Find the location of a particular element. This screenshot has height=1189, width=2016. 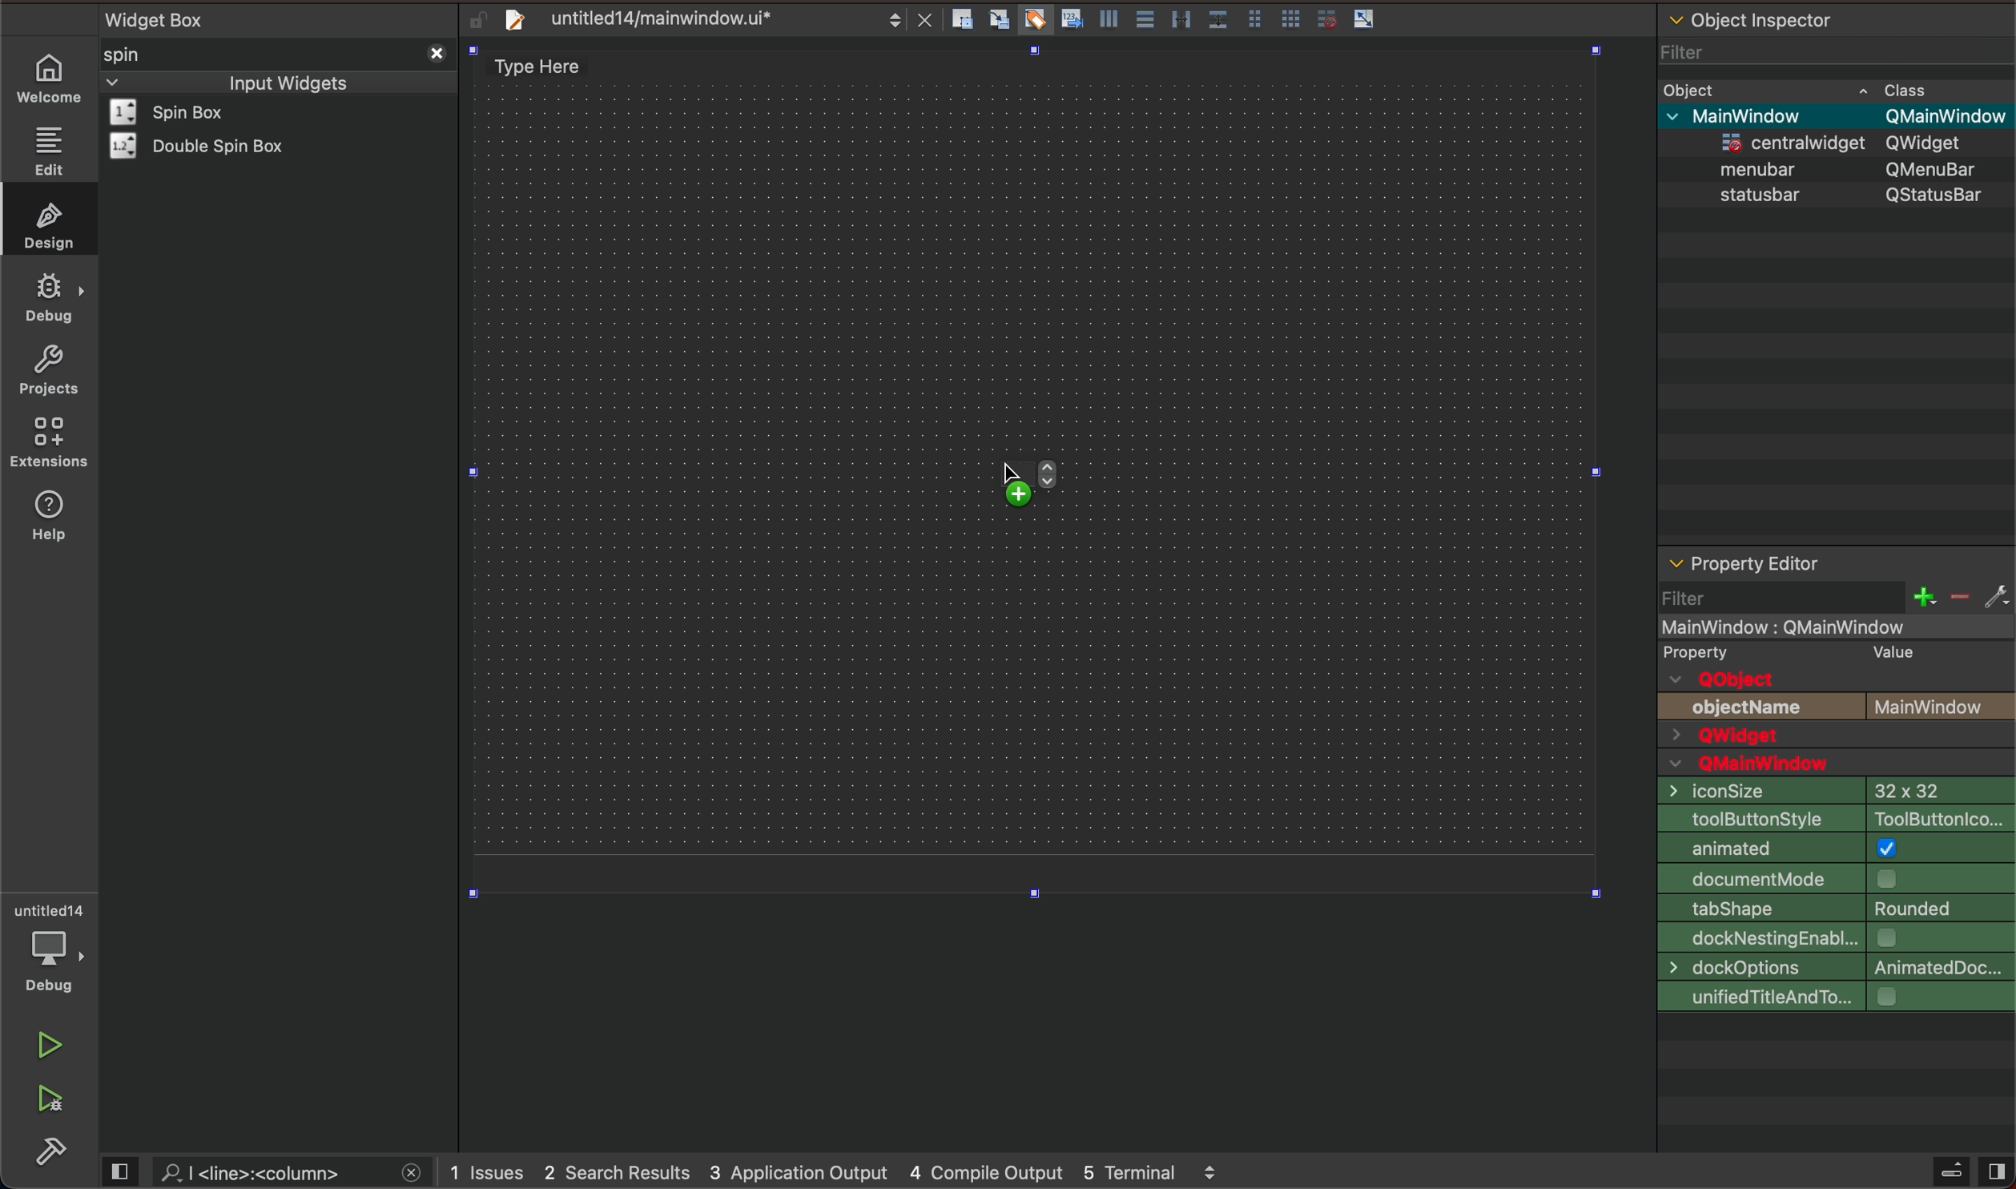

qwidget is located at coordinates (1836, 737).